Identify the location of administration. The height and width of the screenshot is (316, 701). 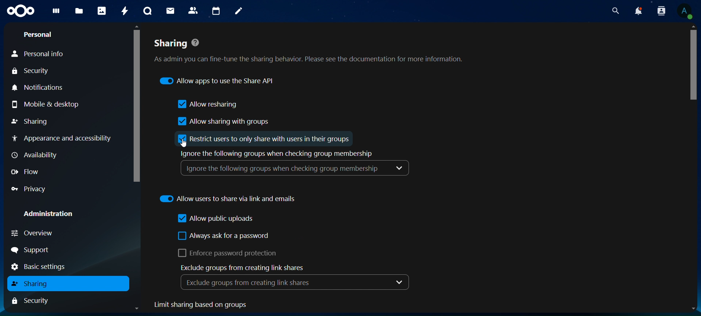
(47, 213).